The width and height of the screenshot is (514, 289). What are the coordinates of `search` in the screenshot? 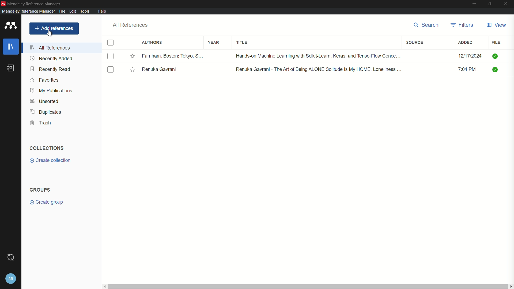 It's located at (428, 25).